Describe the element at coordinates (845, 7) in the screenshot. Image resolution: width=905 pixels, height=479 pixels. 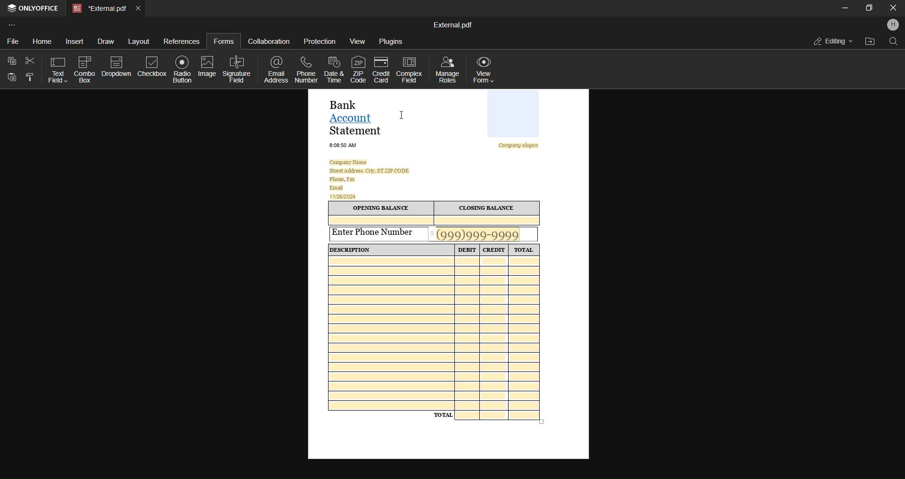
I see `minimize` at that location.